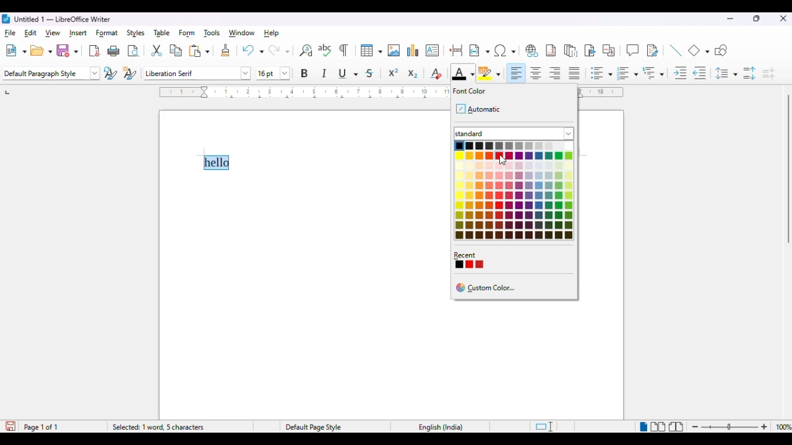 The height and width of the screenshot is (445, 792). What do you see at coordinates (432, 50) in the screenshot?
I see `insert text box` at bounding box center [432, 50].